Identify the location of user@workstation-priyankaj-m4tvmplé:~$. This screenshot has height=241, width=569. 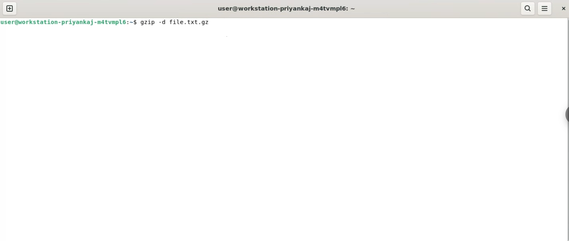
(69, 22).